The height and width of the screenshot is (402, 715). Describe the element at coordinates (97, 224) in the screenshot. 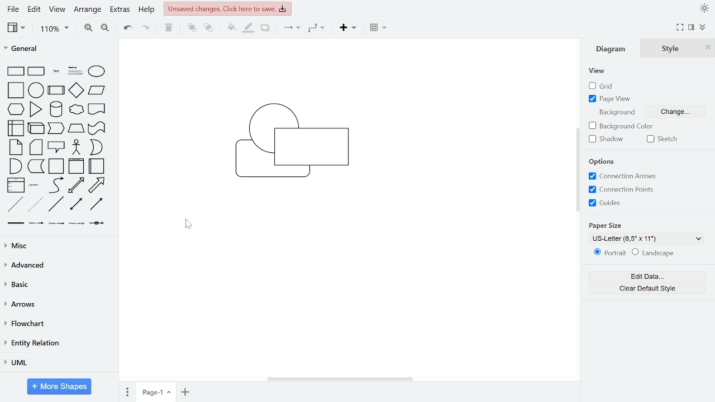

I see `connector with symbol` at that location.